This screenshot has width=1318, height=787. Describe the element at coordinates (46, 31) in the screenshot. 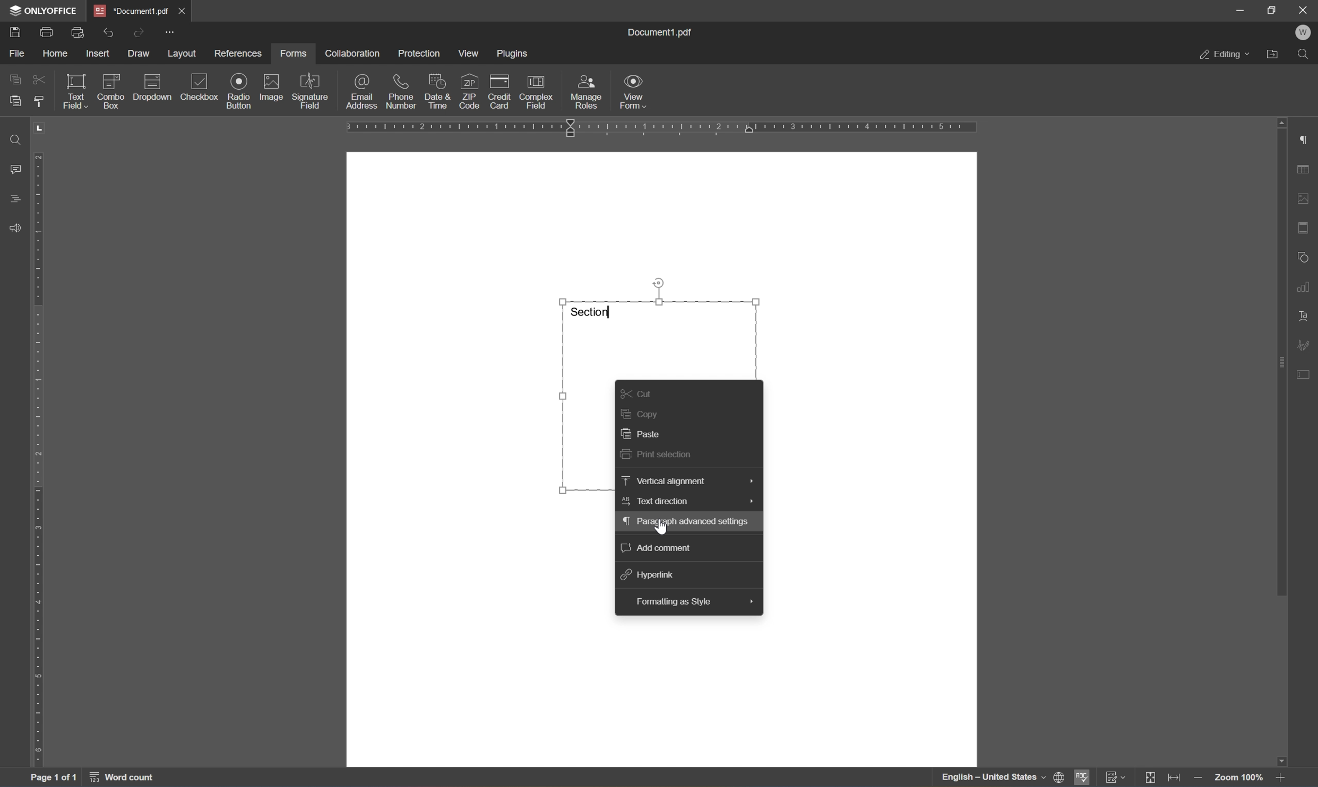

I see `print` at that location.